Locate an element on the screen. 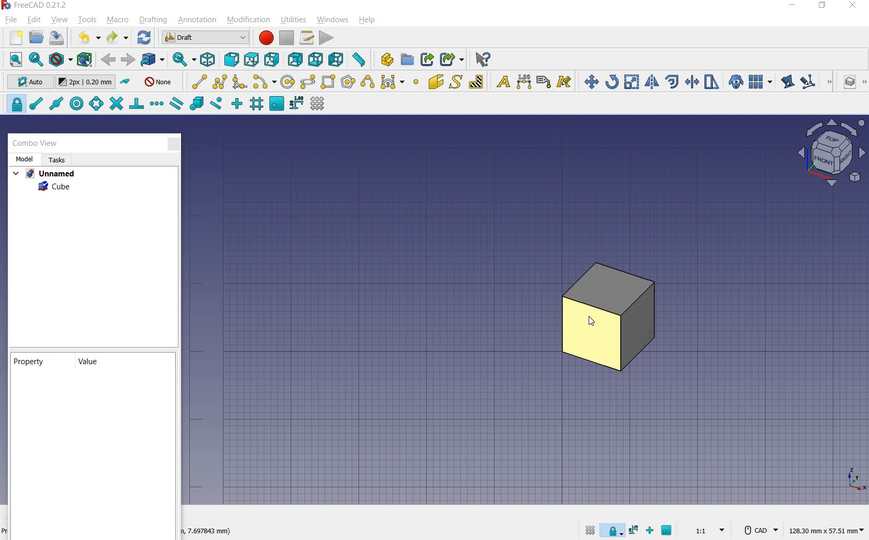  unnamed is located at coordinates (43, 174).